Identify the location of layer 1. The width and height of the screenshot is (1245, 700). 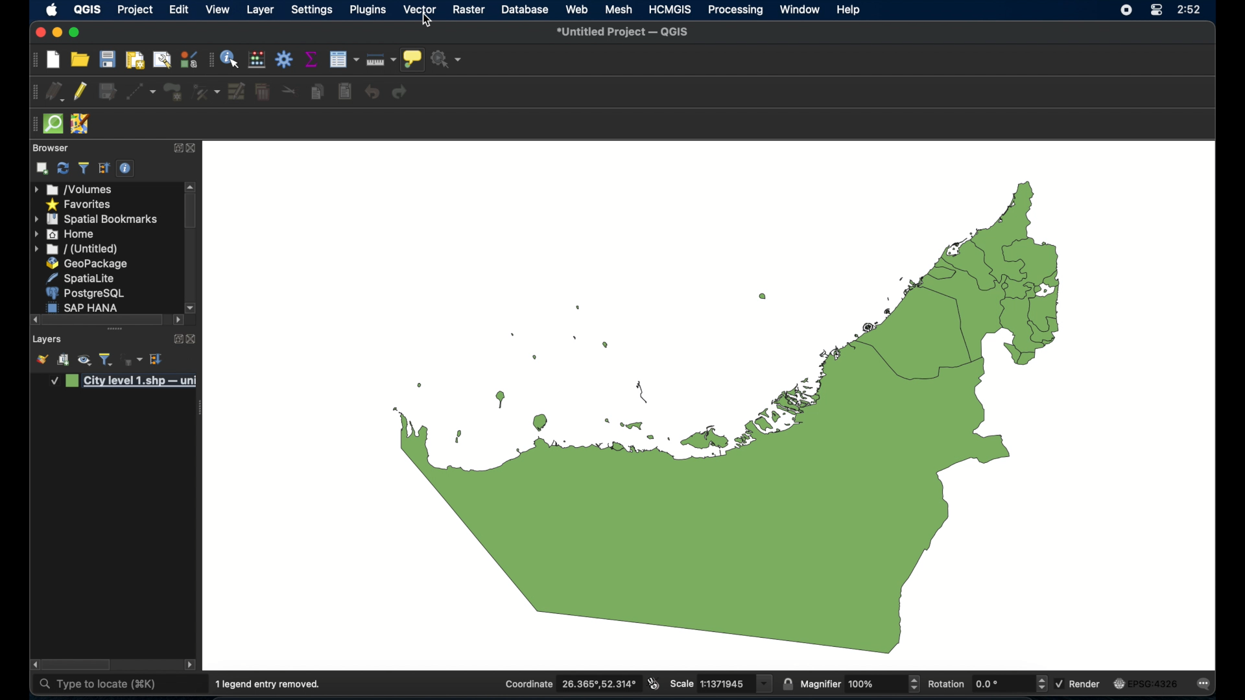
(125, 382).